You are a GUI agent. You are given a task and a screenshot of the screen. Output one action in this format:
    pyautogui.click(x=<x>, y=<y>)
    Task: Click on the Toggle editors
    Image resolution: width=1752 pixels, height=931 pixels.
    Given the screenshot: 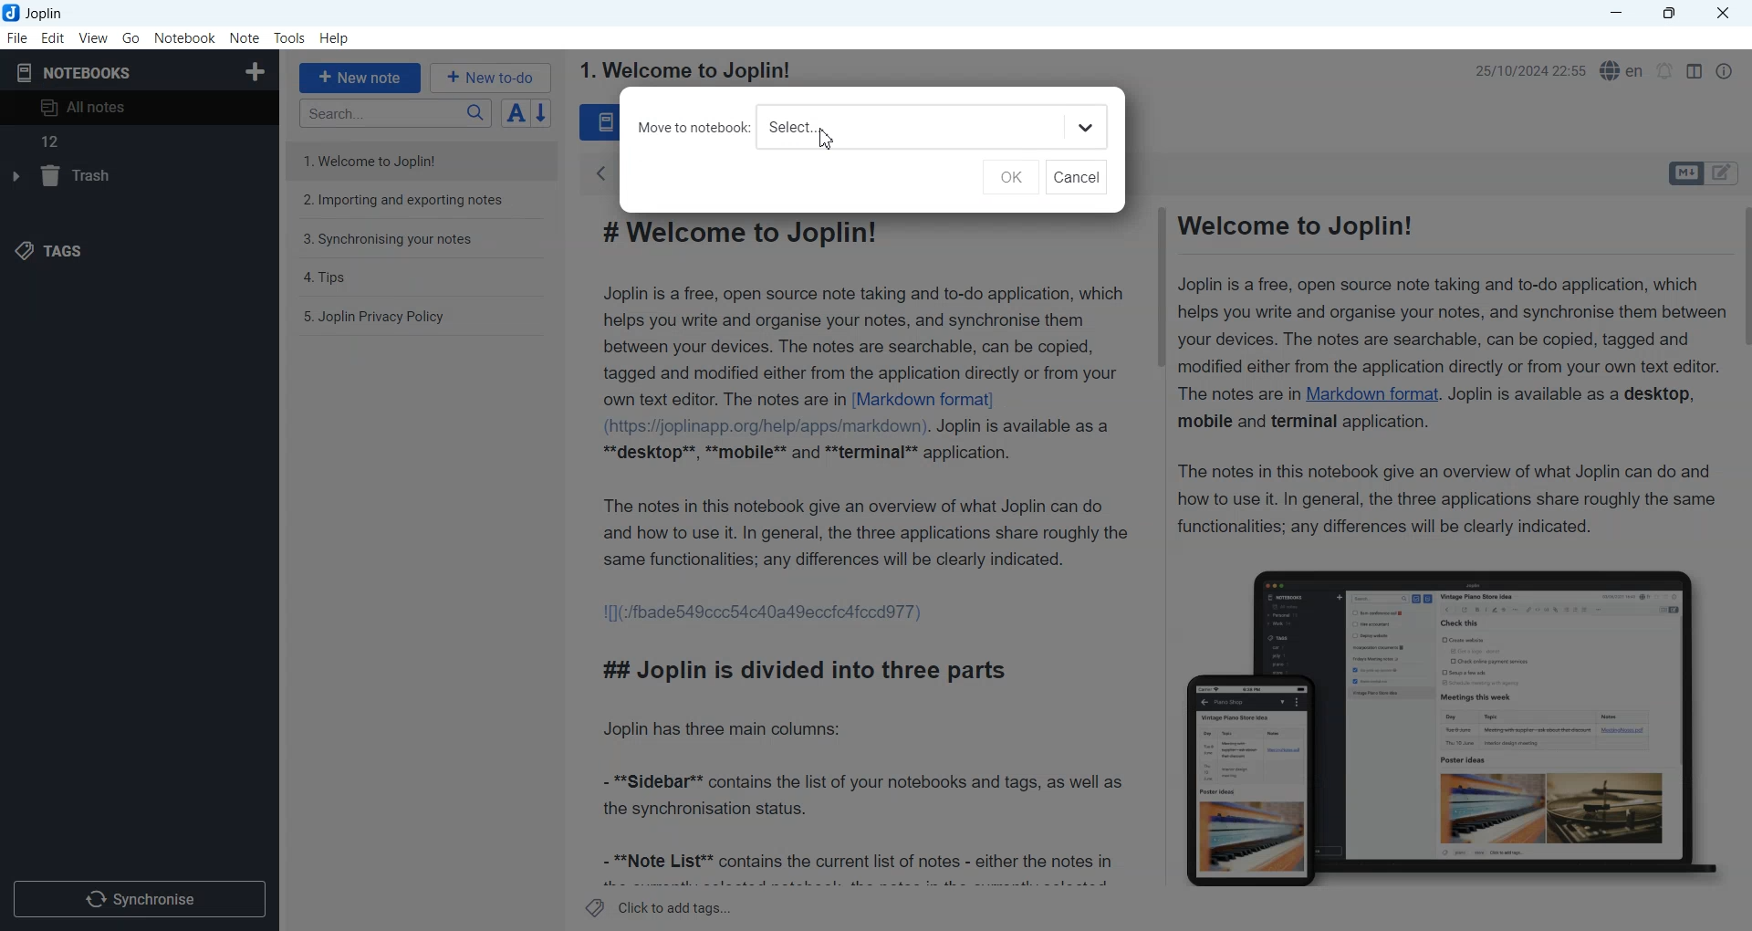 What is the action you would take?
    pyautogui.click(x=1684, y=173)
    